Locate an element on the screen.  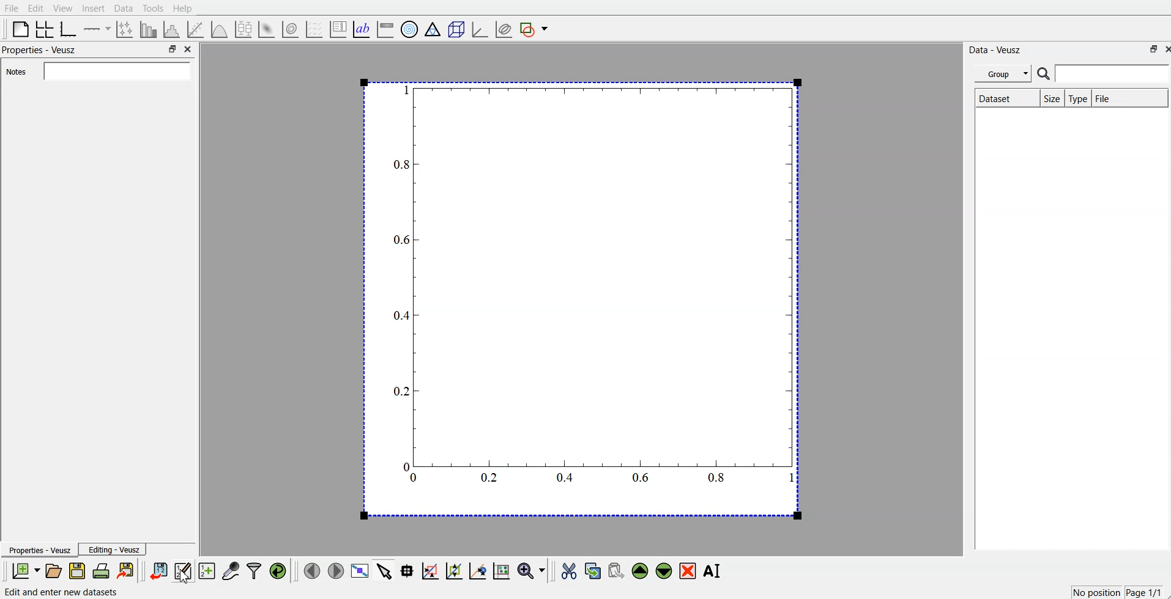
draw a rectangle on zoomed graph axes is located at coordinates (431, 572).